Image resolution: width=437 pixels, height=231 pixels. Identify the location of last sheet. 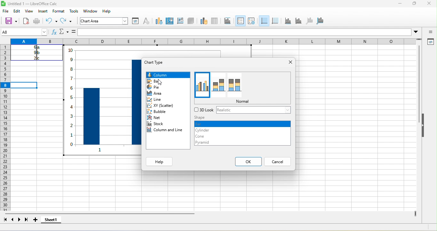
(26, 219).